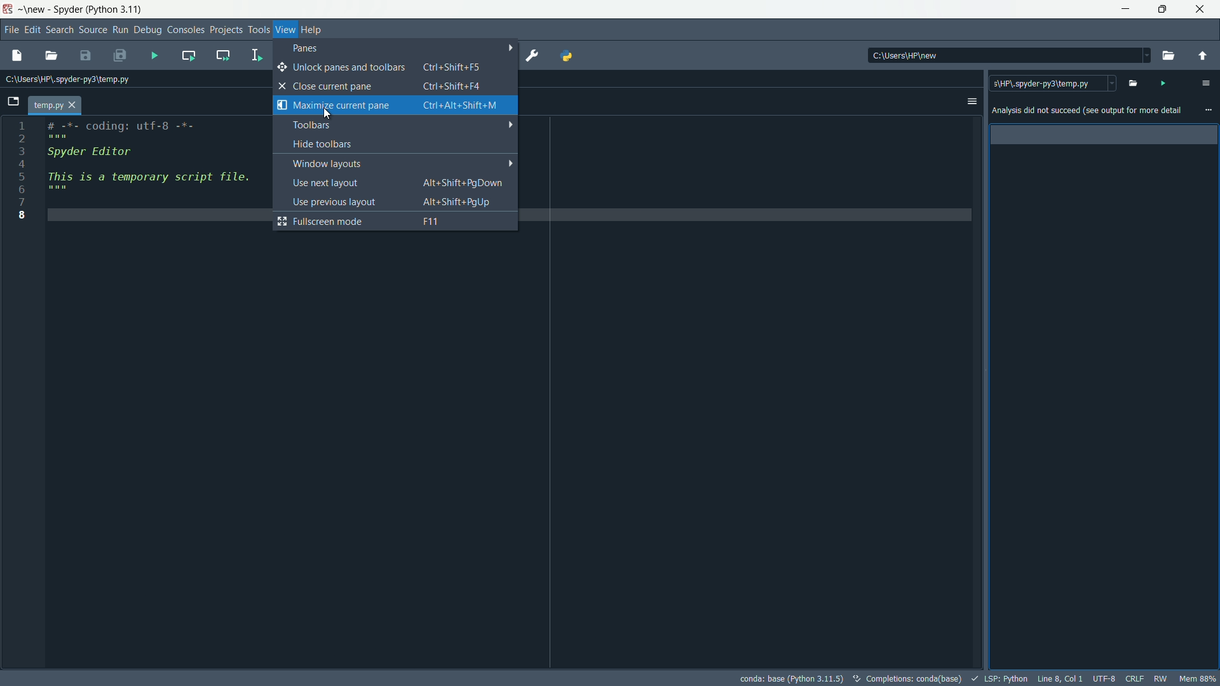 This screenshot has width=1220, height=686. What do you see at coordinates (154, 55) in the screenshot?
I see `run file` at bounding box center [154, 55].